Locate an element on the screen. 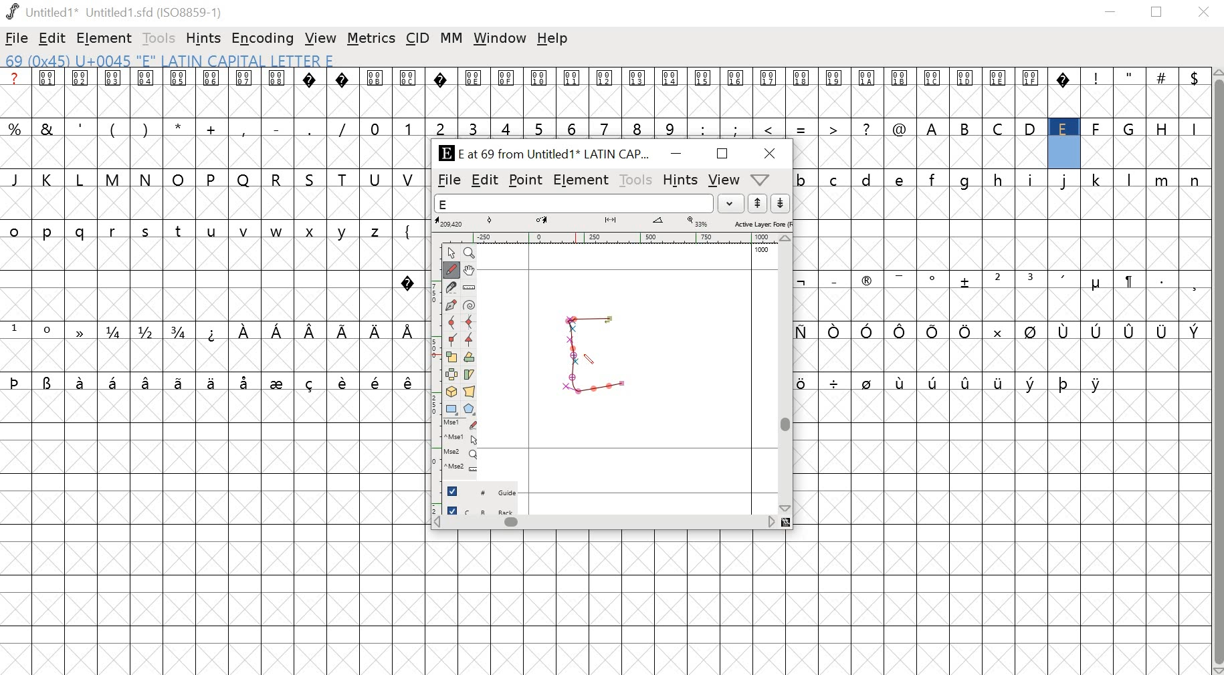  empty cells is located at coordinates (603, 104).